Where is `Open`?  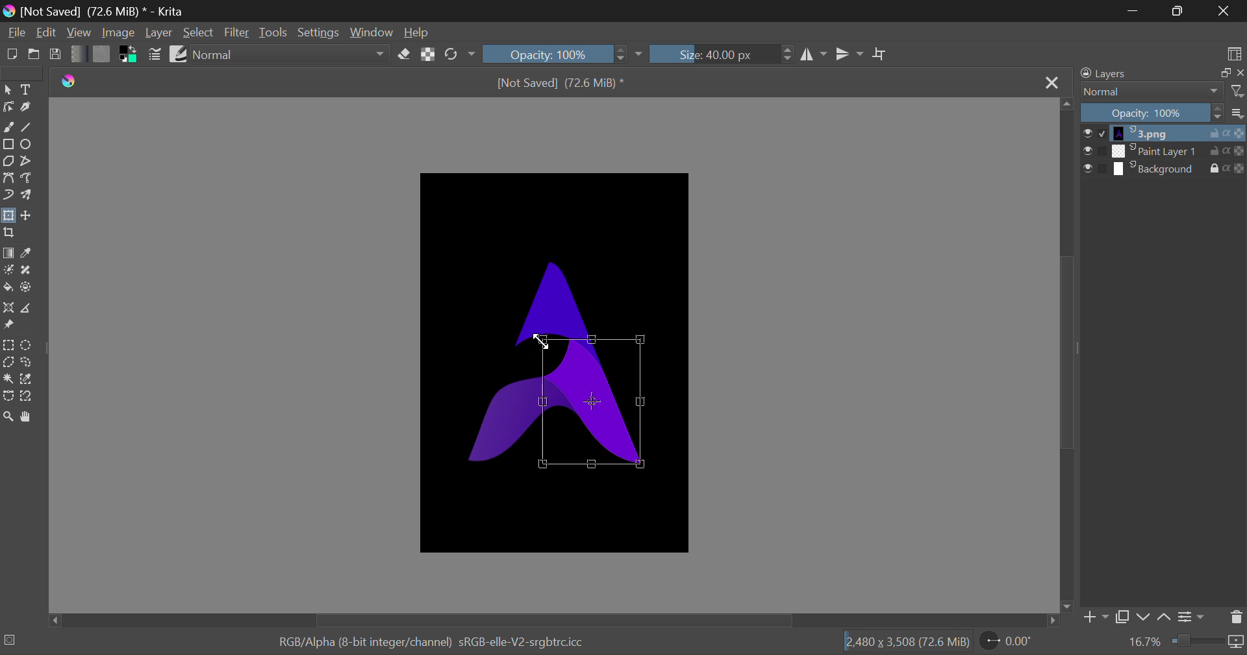
Open is located at coordinates (34, 54).